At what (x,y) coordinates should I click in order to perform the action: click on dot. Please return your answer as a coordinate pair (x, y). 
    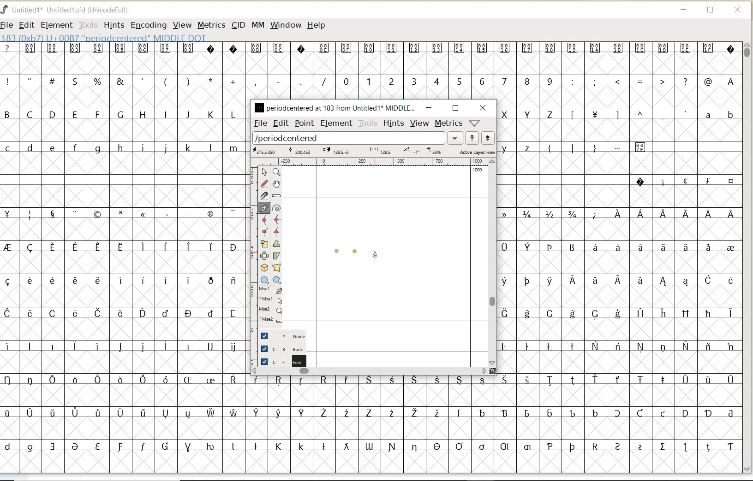
    Looking at the image, I should click on (337, 250).